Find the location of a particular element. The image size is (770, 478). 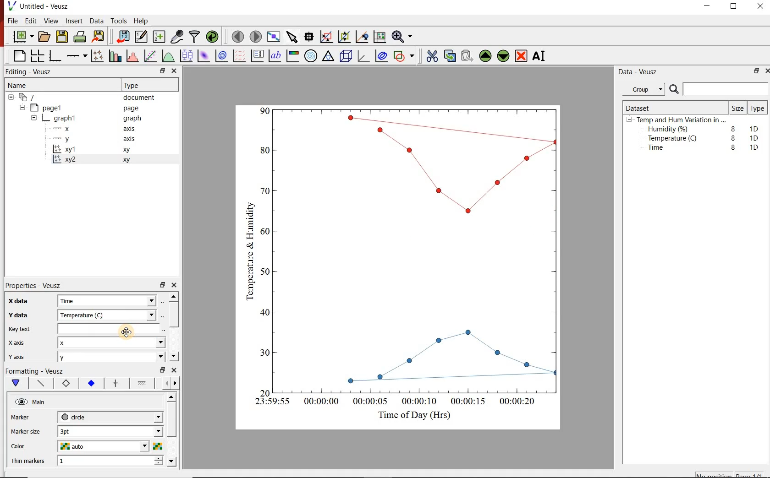

go forward is located at coordinates (177, 383).